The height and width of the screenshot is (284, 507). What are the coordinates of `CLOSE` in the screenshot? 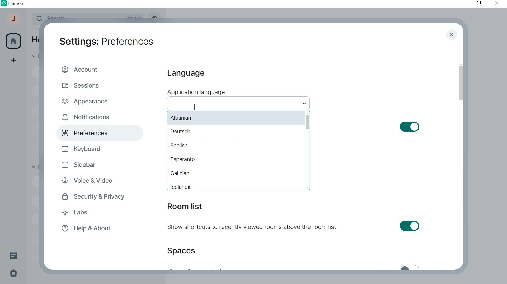 It's located at (451, 35).